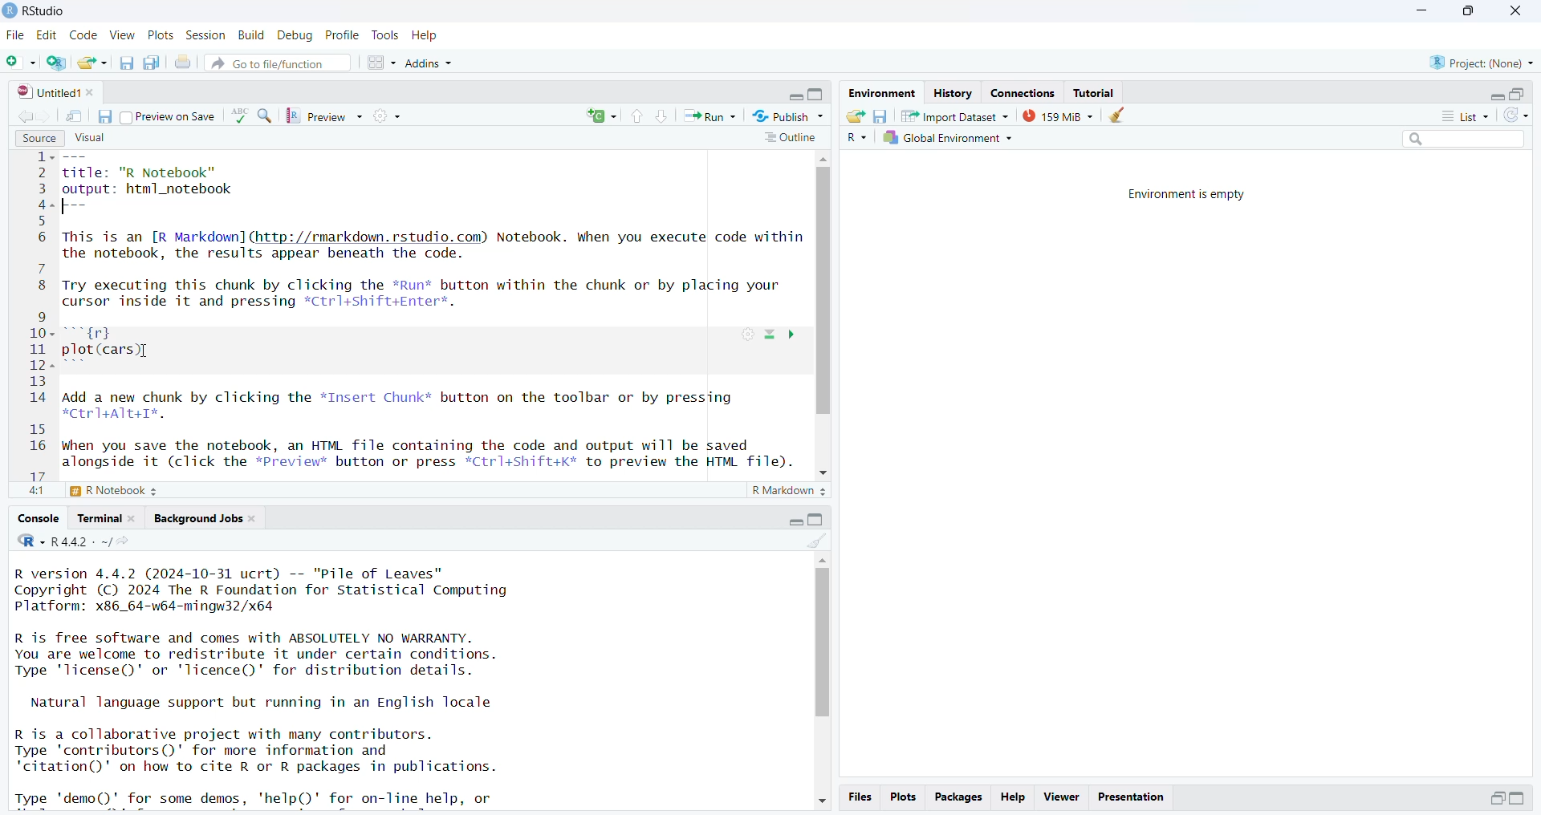 Image resolution: width=1541 pixels, height=815 pixels. I want to click on refresh list, so click(1515, 116).